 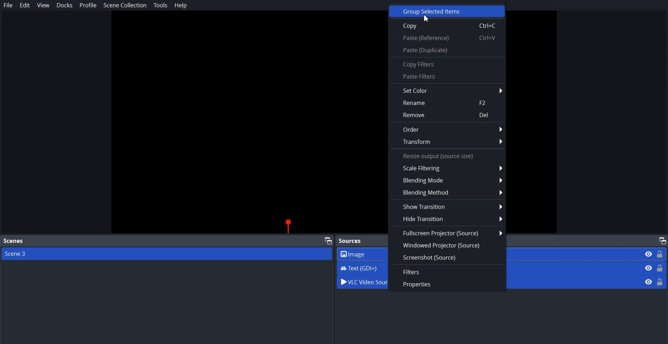 What do you see at coordinates (8, 5) in the screenshot?
I see `File` at bounding box center [8, 5].